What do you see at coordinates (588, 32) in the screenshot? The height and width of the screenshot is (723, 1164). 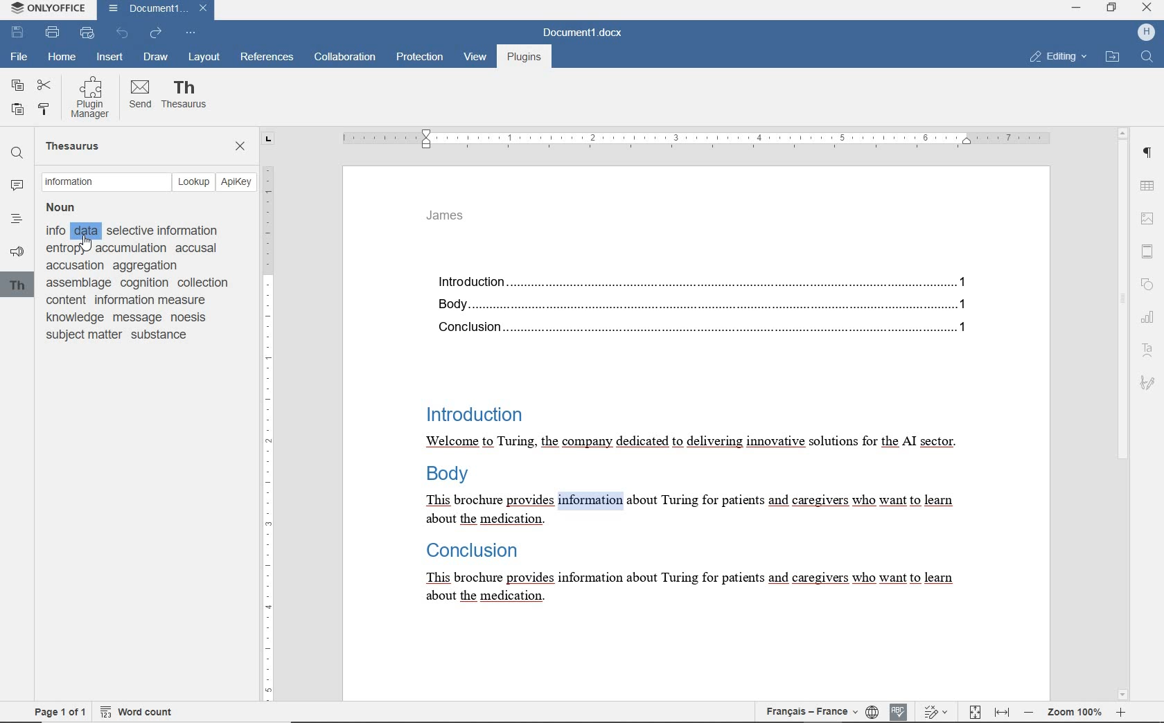 I see `DOCUMENT NAME` at bounding box center [588, 32].